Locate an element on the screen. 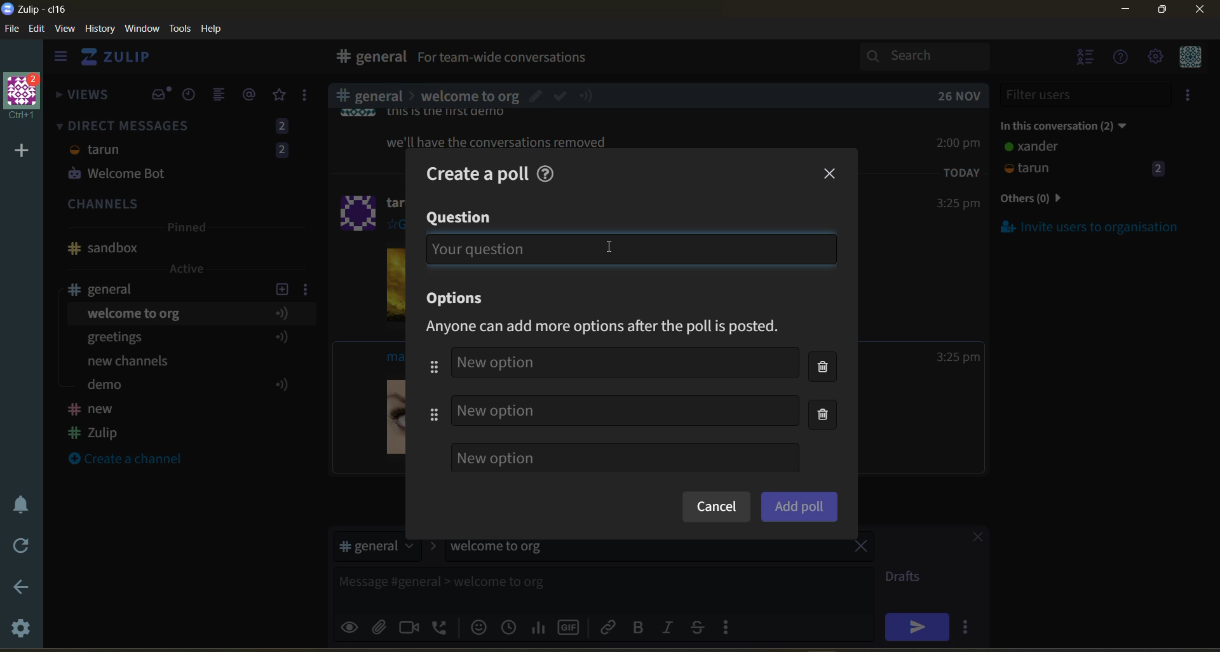 The image size is (1220, 652). strikethrough is located at coordinates (701, 627).